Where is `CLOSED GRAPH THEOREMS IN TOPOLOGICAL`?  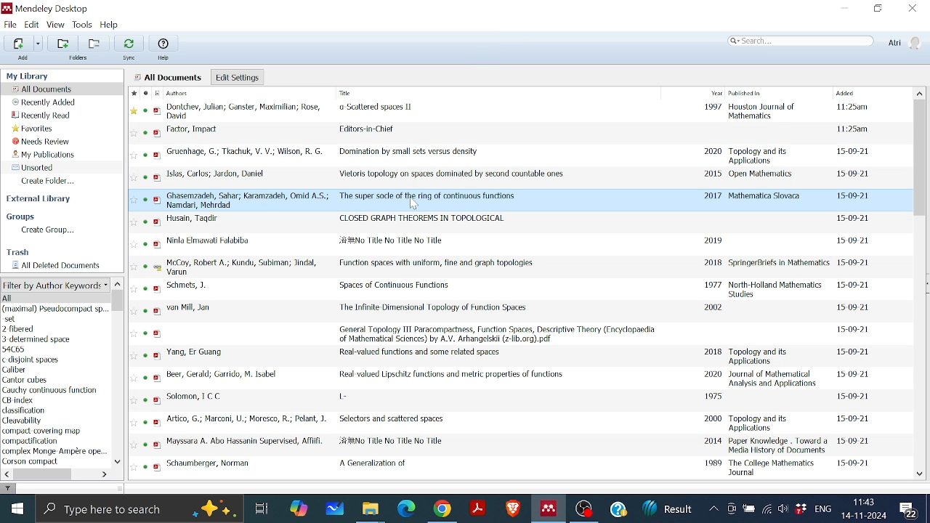
CLOSED GRAPH THEOREMS IN TOPOLOGICAL is located at coordinates (513, 222).